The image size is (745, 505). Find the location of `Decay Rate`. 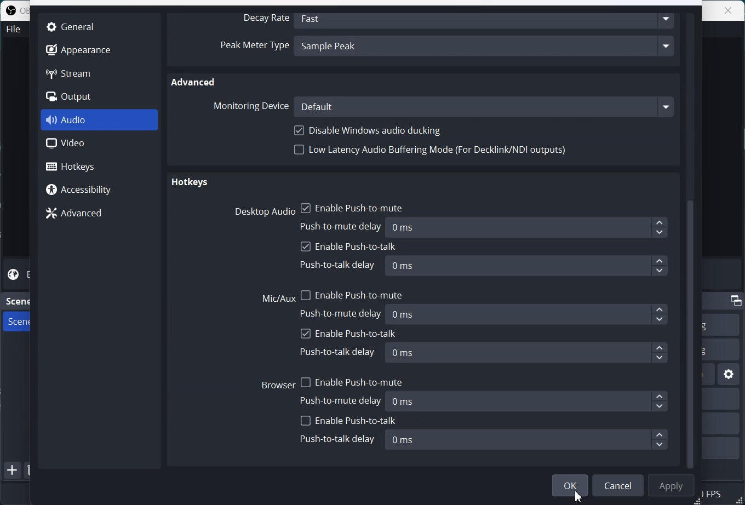

Decay Rate is located at coordinates (263, 19).